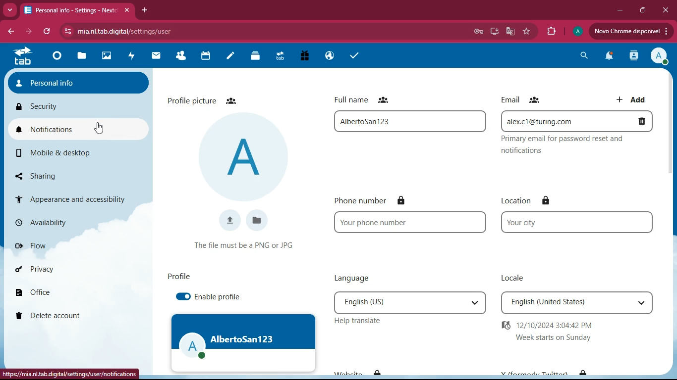 Image resolution: width=677 pixels, height=380 pixels. What do you see at coordinates (145, 10) in the screenshot?
I see `add tab` at bounding box center [145, 10].